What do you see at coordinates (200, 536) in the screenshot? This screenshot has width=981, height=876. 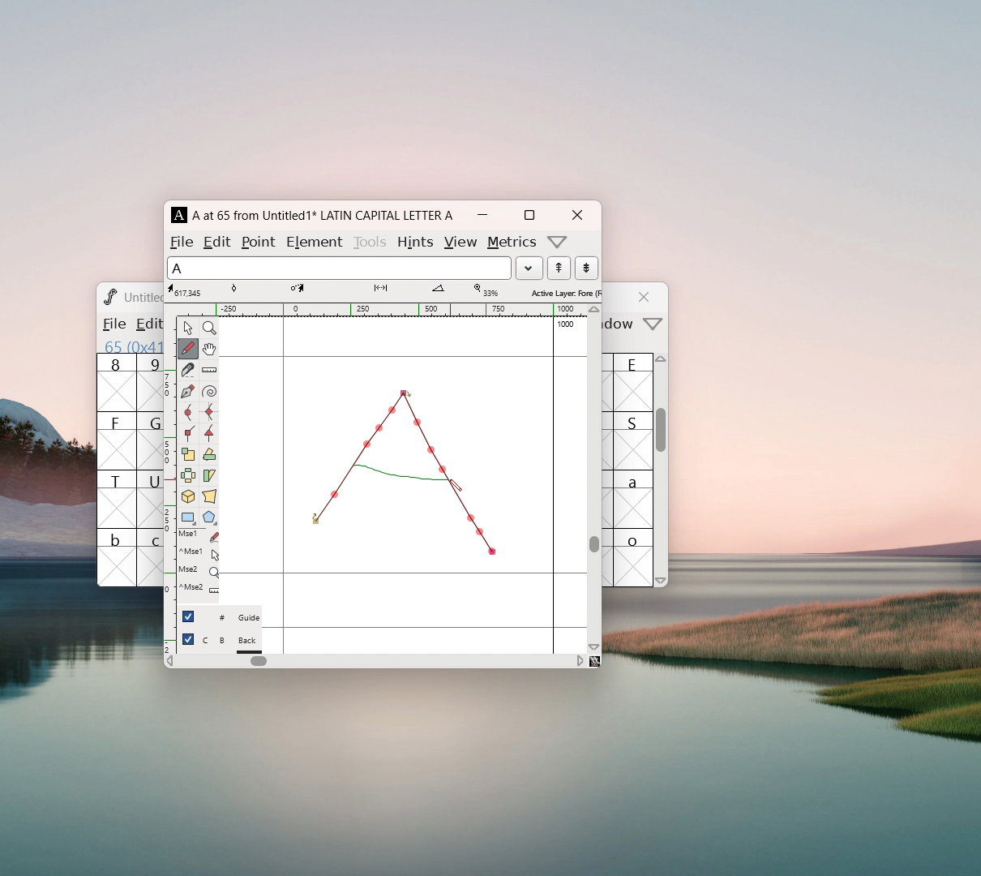 I see `Mse1` at bounding box center [200, 536].